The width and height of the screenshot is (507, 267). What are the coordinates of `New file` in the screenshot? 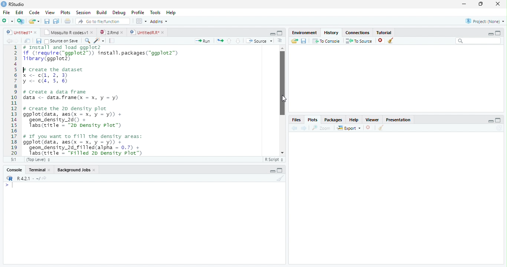 It's located at (7, 21).